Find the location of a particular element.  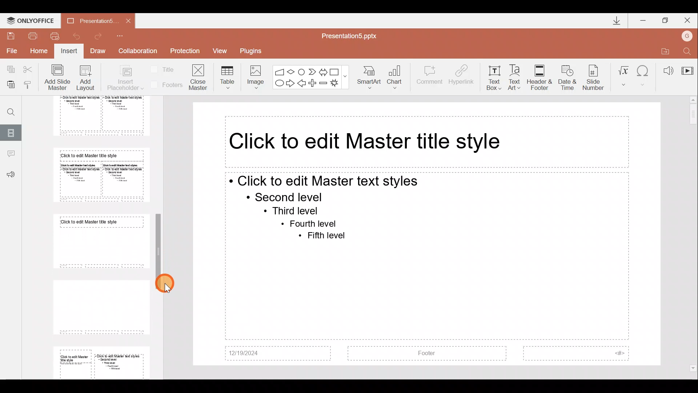

Cursor is located at coordinates (165, 283).